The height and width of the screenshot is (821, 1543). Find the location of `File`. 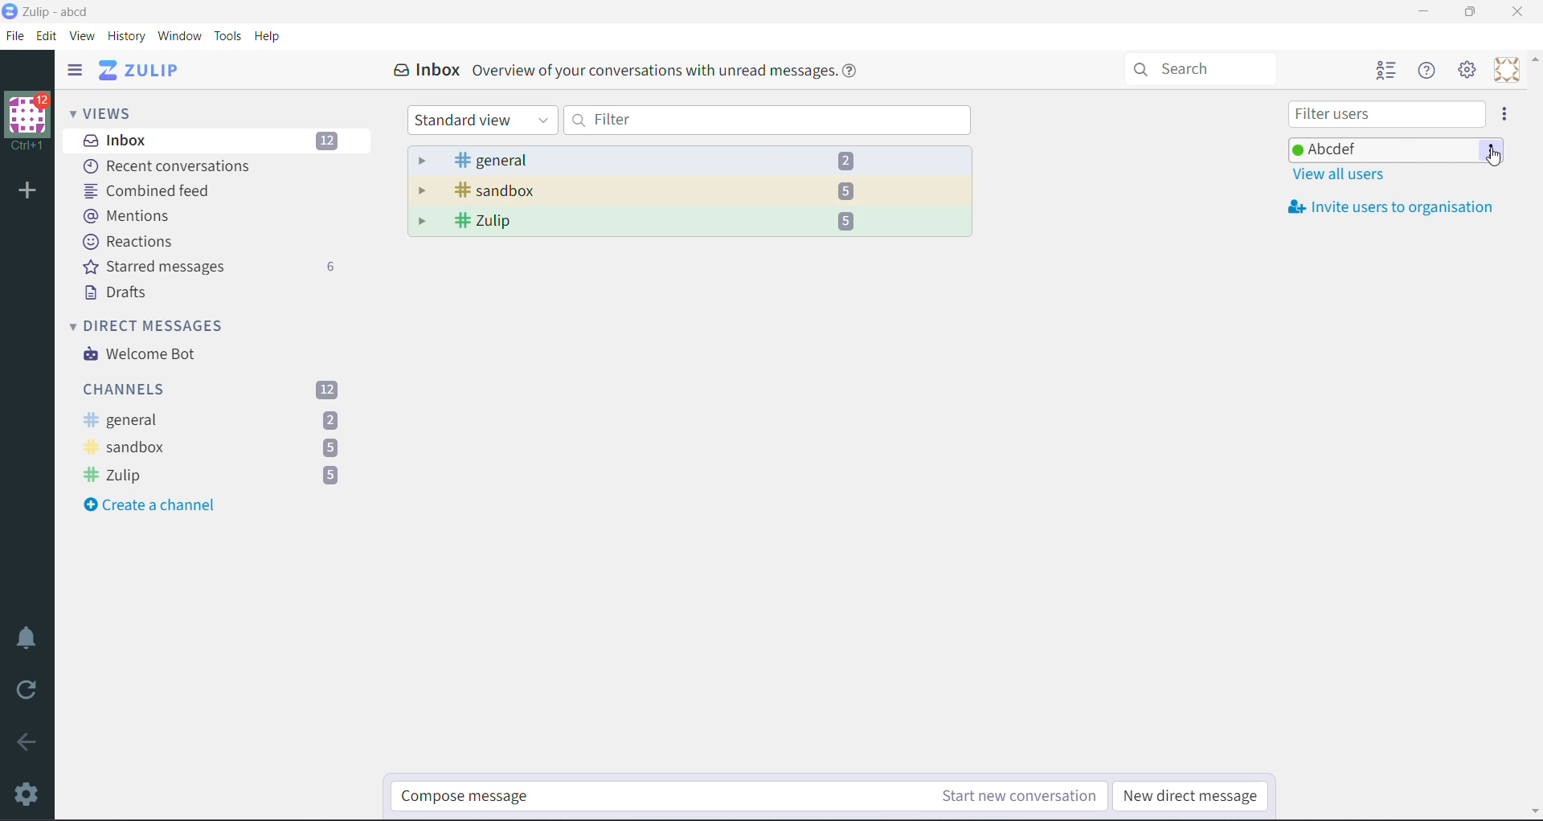

File is located at coordinates (16, 35).